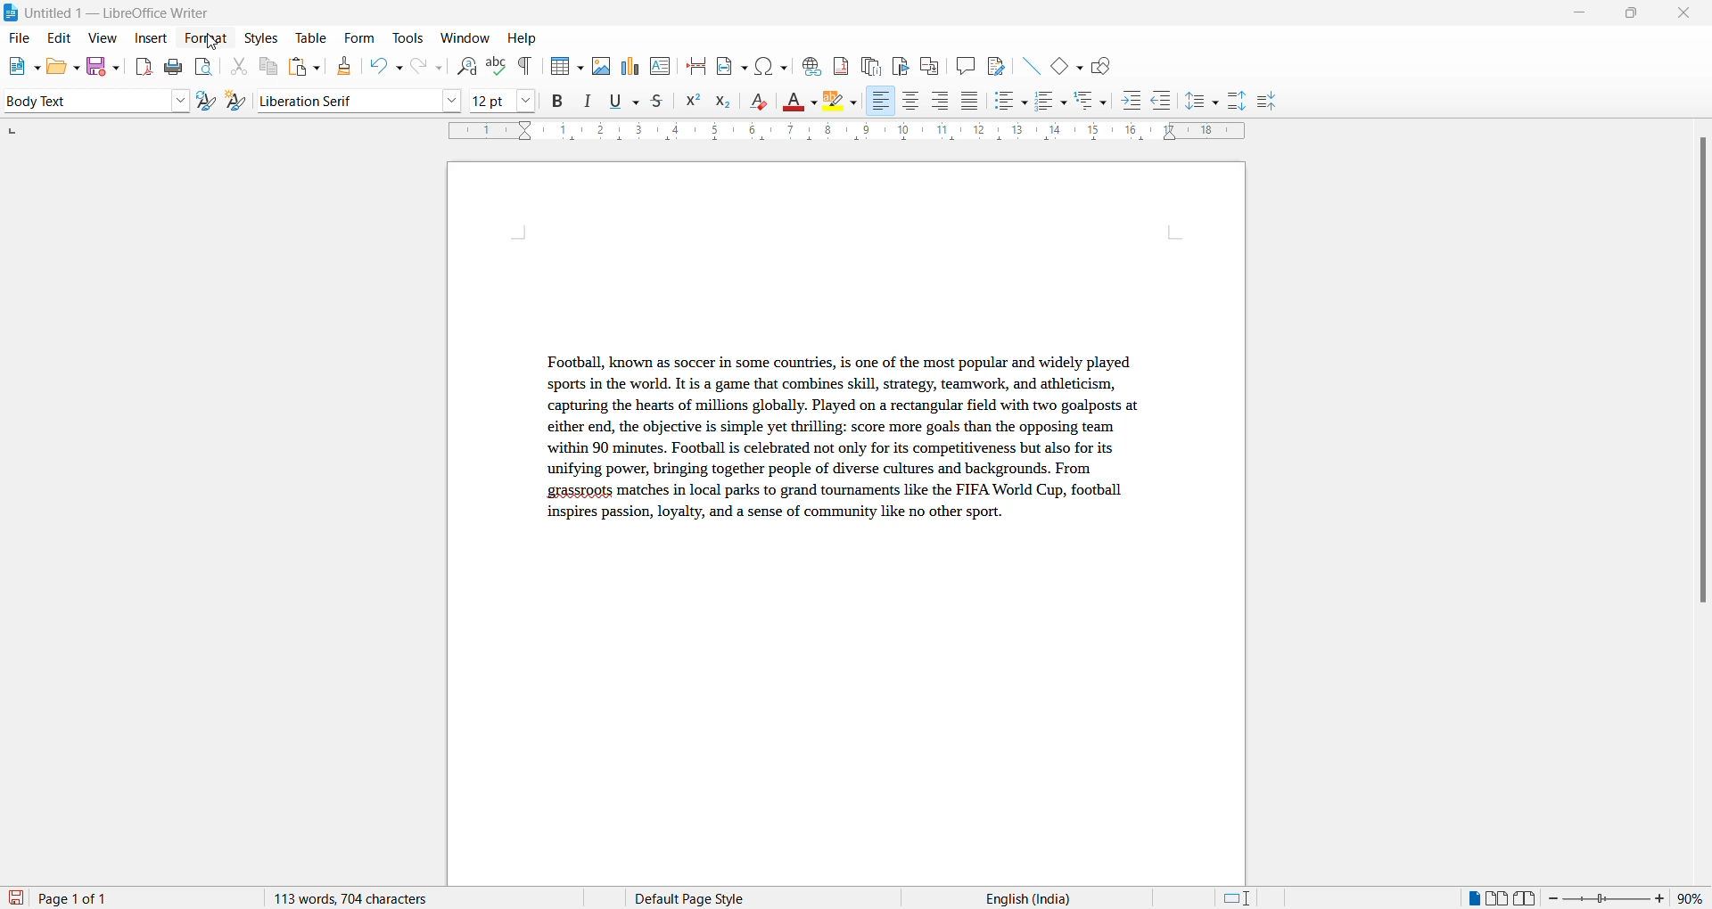 This screenshot has height=909, width=1712. What do you see at coordinates (145, 65) in the screenshot?
I see `export as pdf` at bounding box center [145, 65].